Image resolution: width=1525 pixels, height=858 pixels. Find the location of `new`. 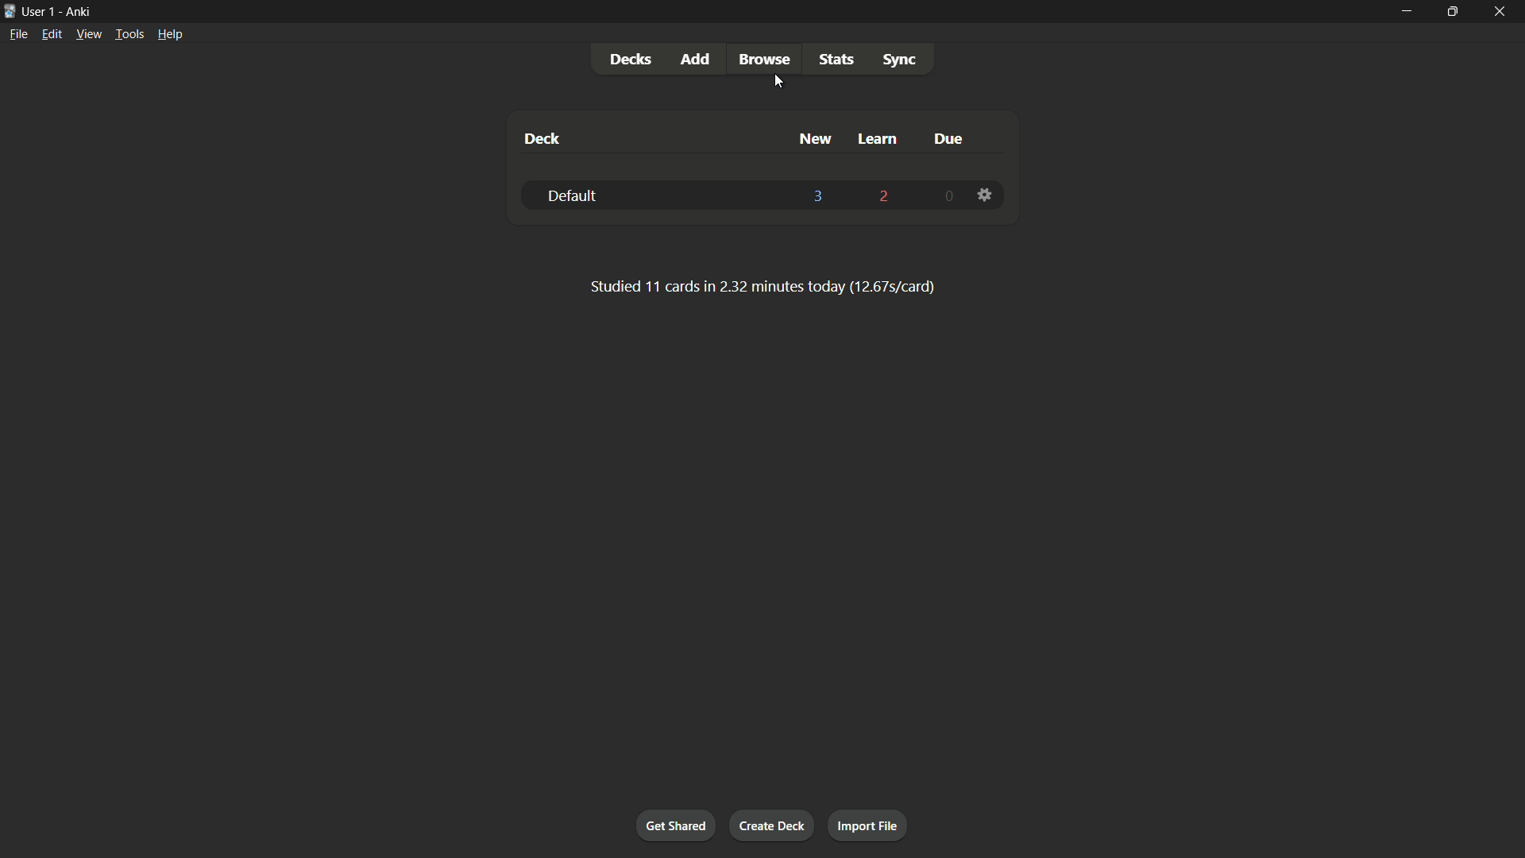

new is located at coordinates (816, 138).